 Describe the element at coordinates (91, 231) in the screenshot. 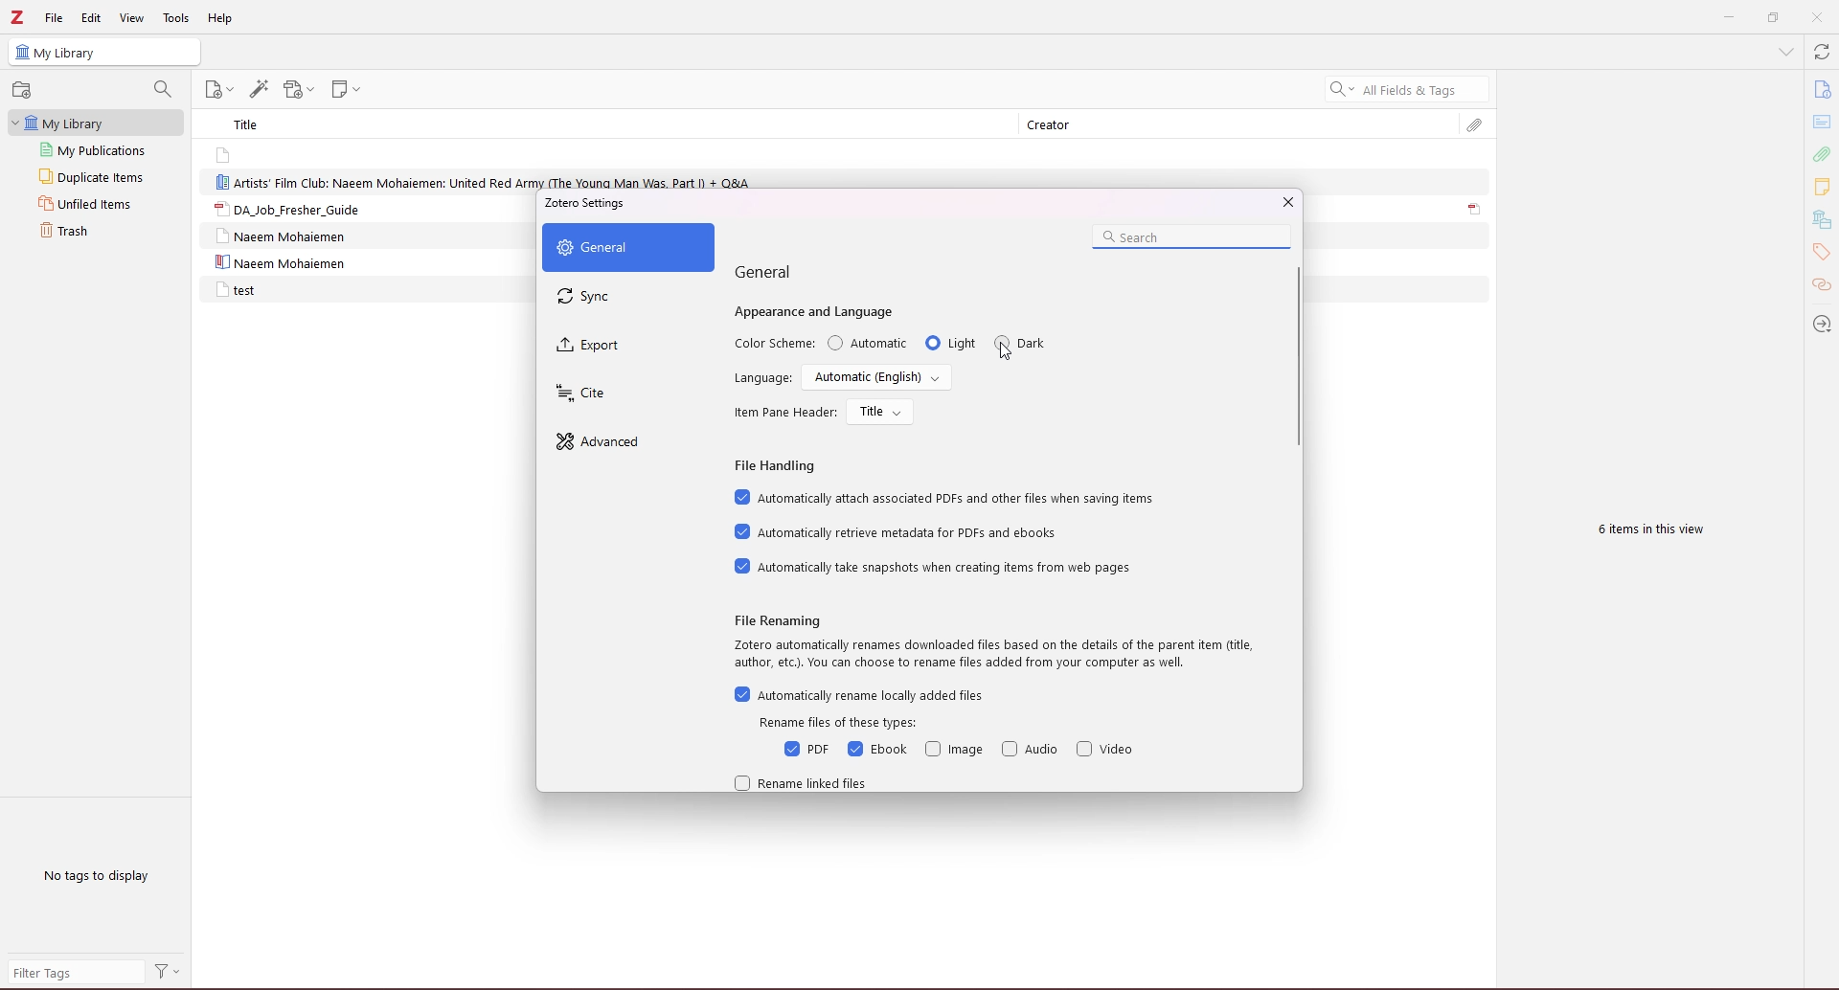

I see `trash` at that location.